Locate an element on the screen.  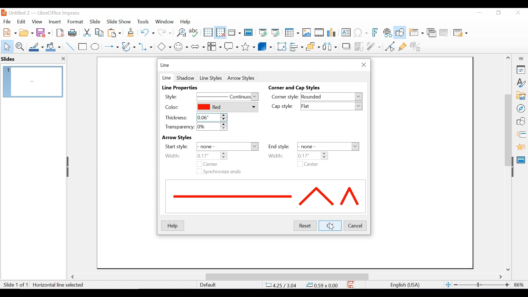
Undo is located at coordinates (147, 32).